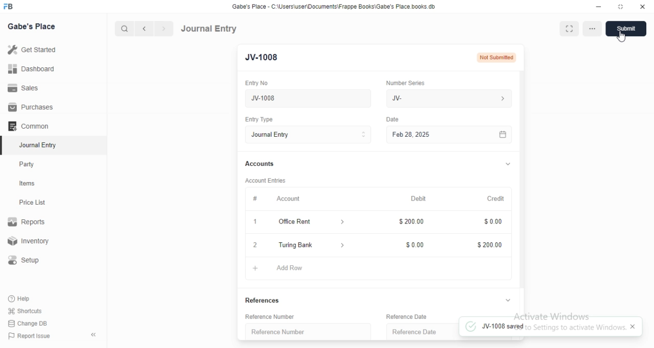 The image size is (654, 348). Describe the element at coordinates (309, 136) in the screenshot. I see `Journal Entry` at that location.